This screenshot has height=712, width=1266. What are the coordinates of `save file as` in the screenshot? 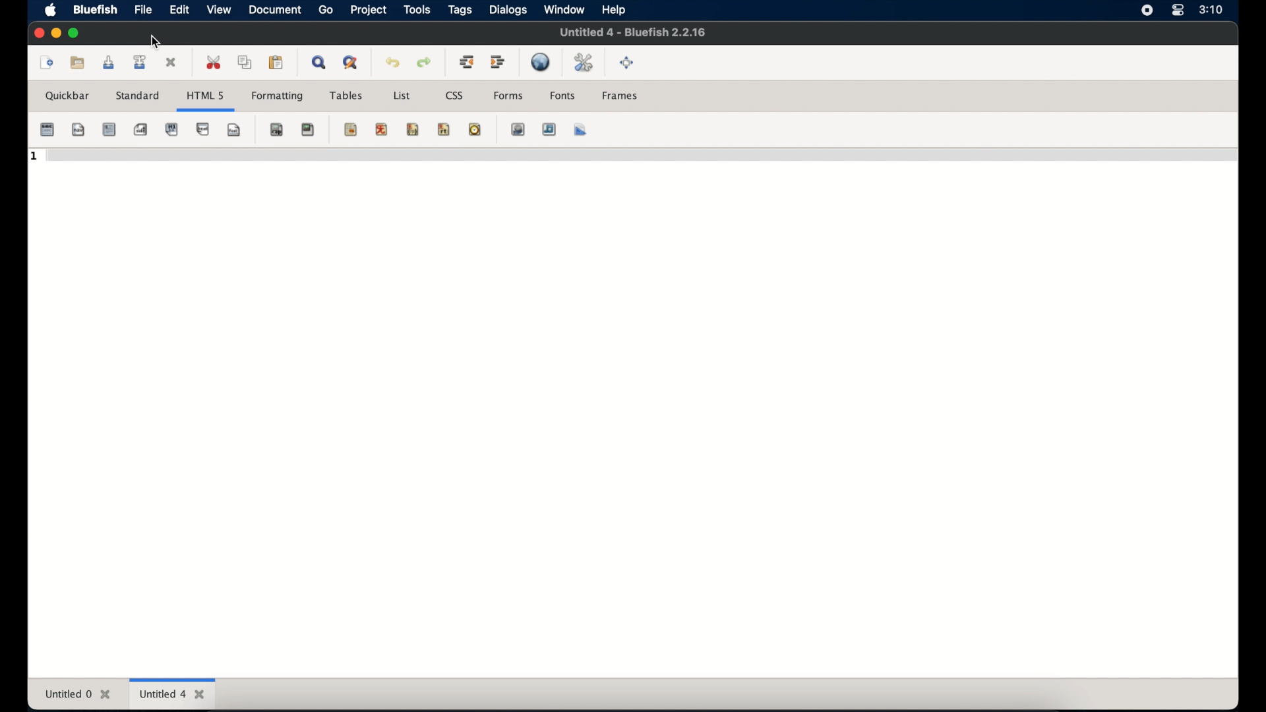 It's located at (140, 62).